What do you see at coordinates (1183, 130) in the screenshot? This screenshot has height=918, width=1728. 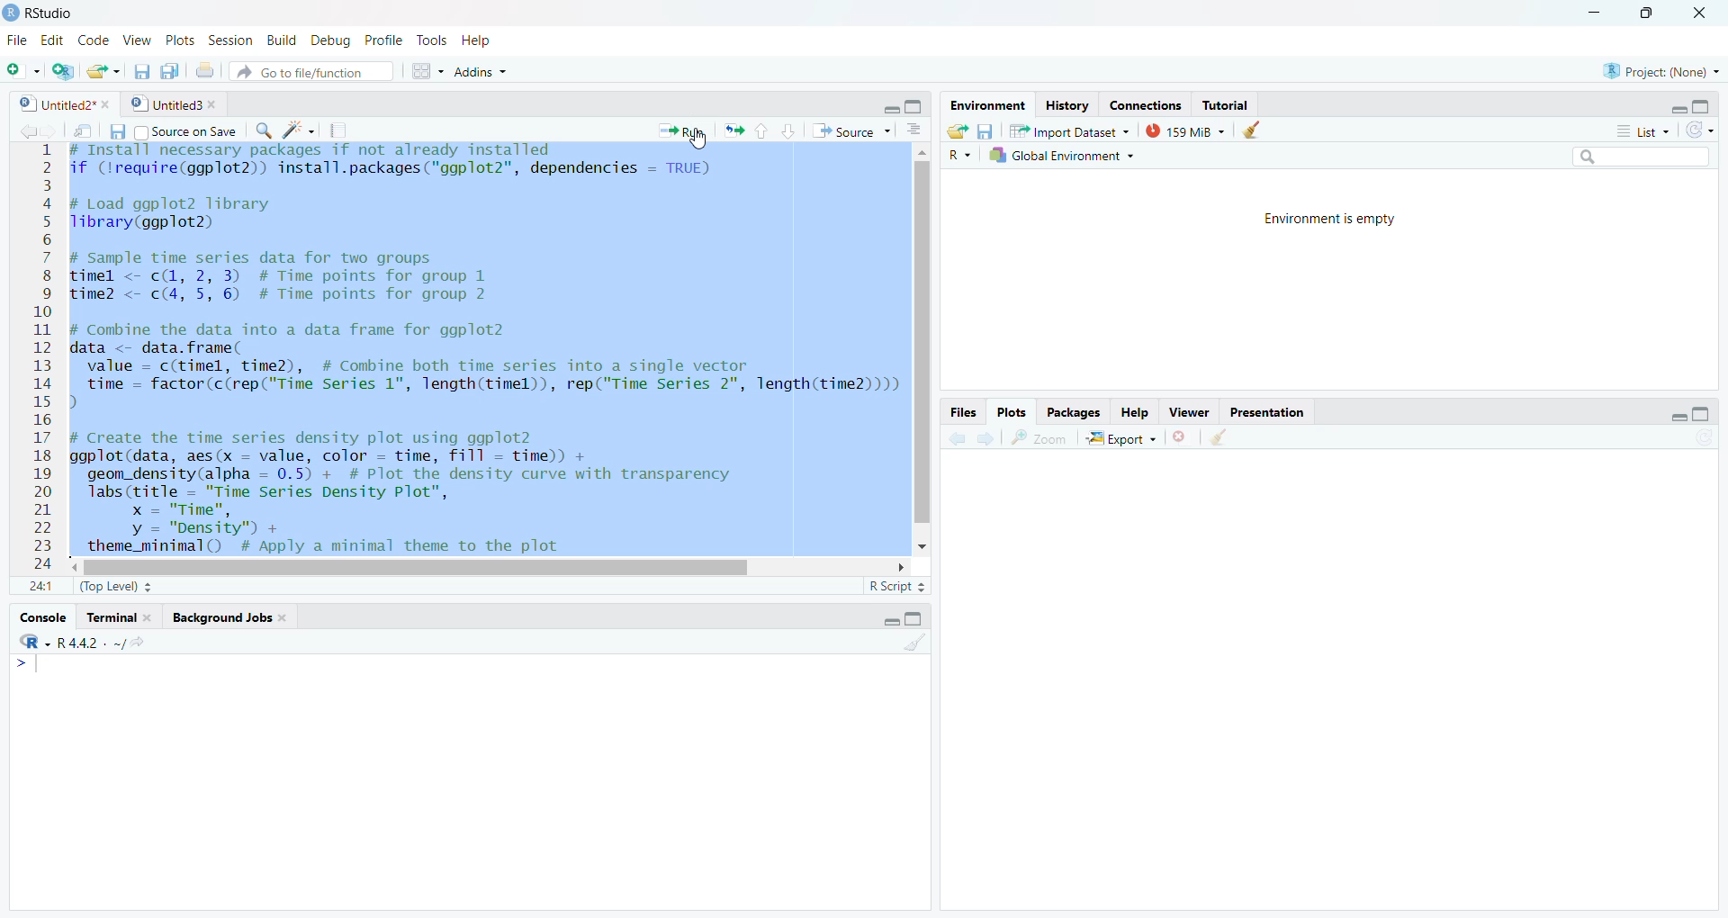 I see `159 MiB ` at bounding box center [1183, 130].